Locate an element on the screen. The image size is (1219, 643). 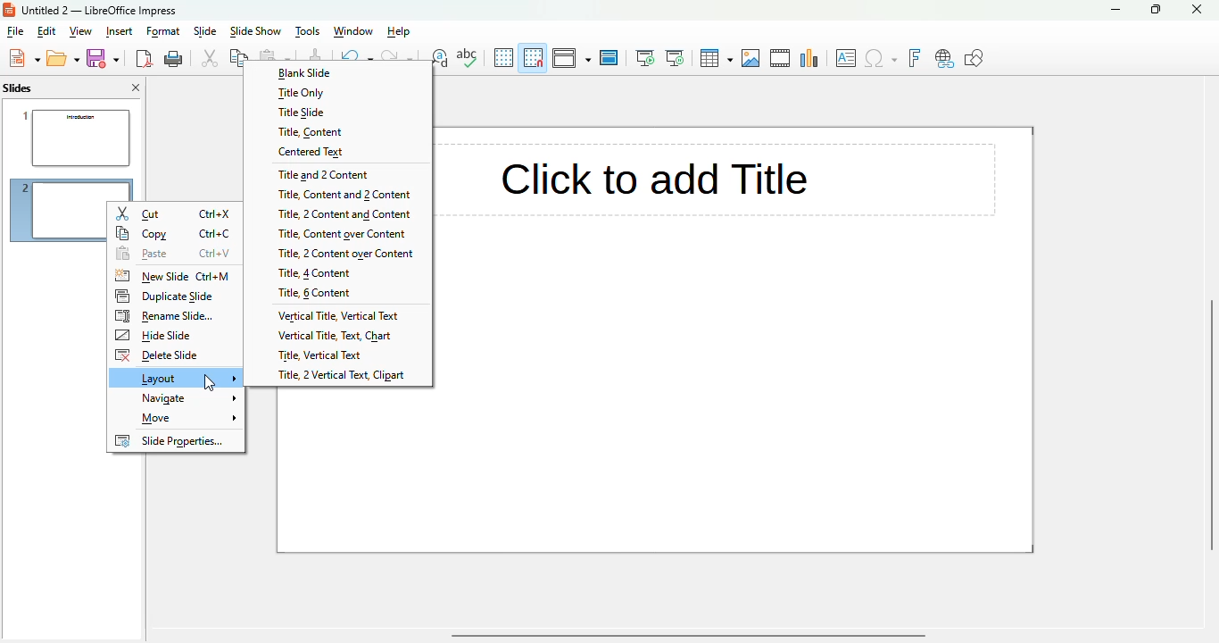
insert image is located at coordinates (752, 58).